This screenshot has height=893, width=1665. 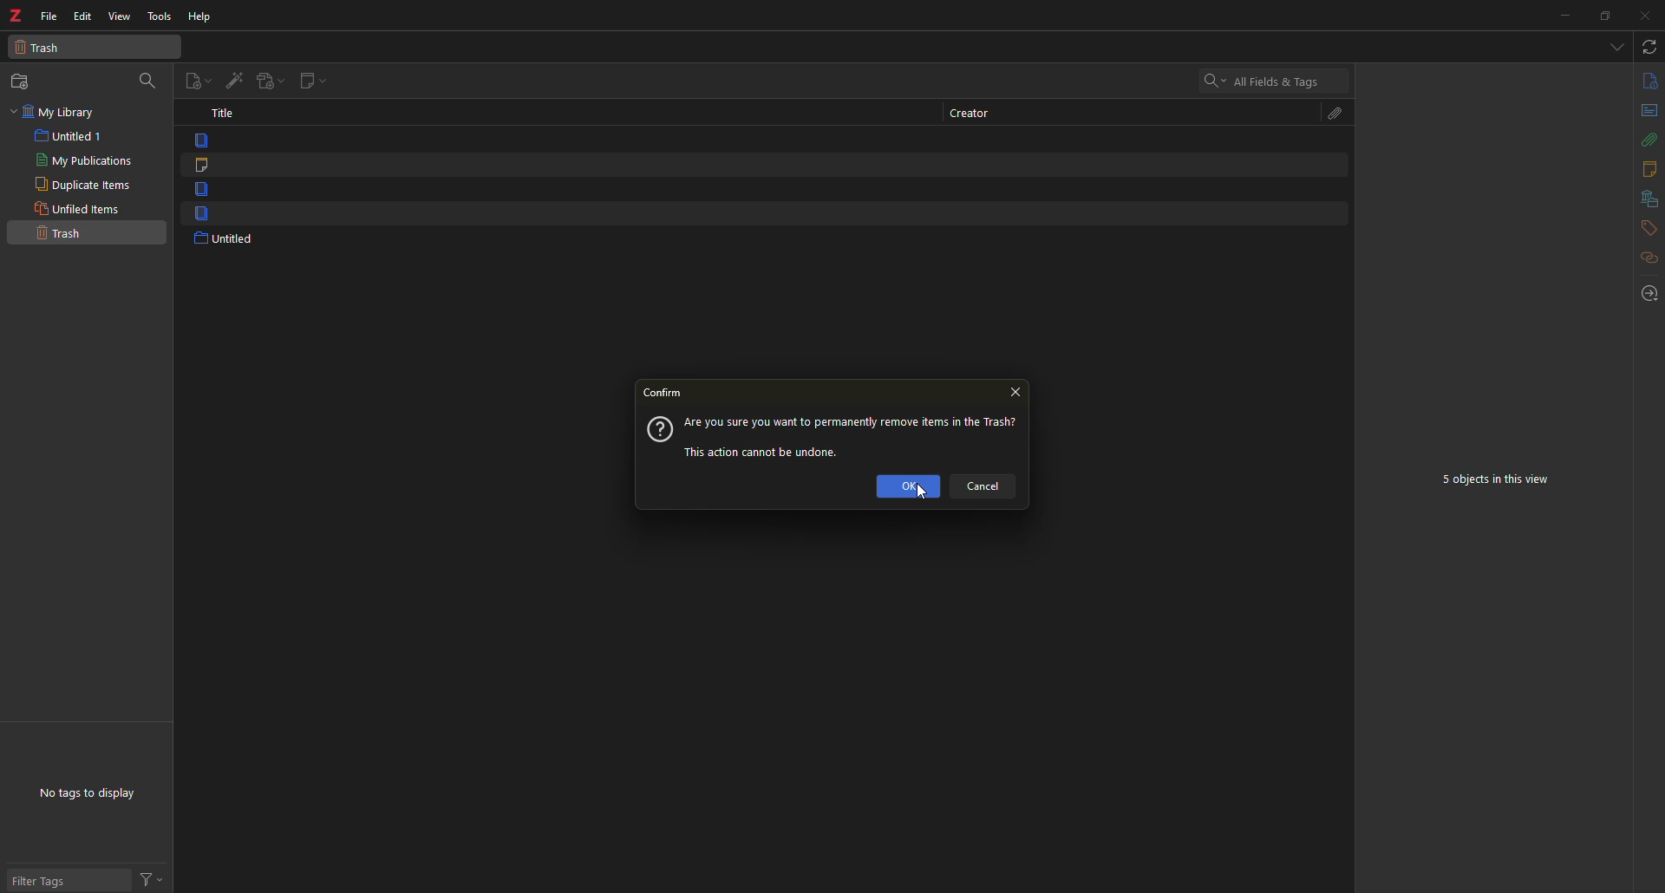 I want to click on trash, so click(x=44, y=49).